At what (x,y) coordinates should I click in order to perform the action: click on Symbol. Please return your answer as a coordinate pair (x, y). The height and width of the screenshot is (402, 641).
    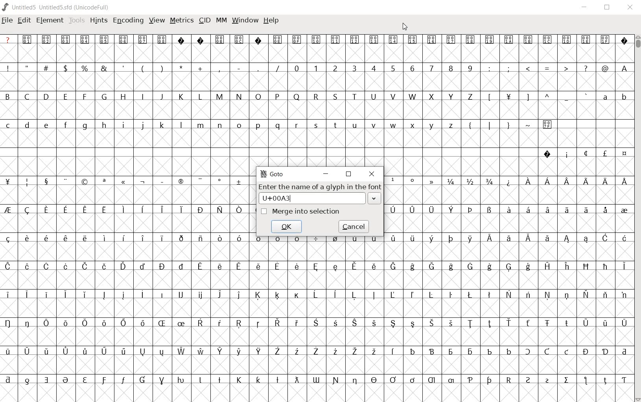
    Looking at the image, I should click on (181, 210).